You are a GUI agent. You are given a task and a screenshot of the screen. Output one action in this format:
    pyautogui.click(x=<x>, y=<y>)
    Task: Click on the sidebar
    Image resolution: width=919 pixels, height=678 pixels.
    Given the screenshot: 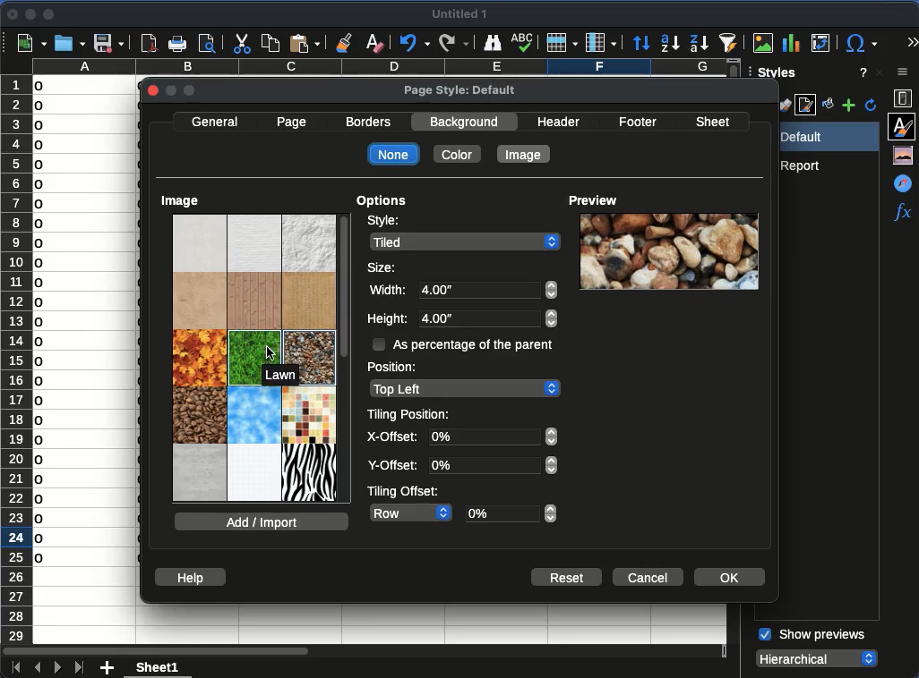 What is the action you would take?
    pyautogui.click(x=904, y=73)
    